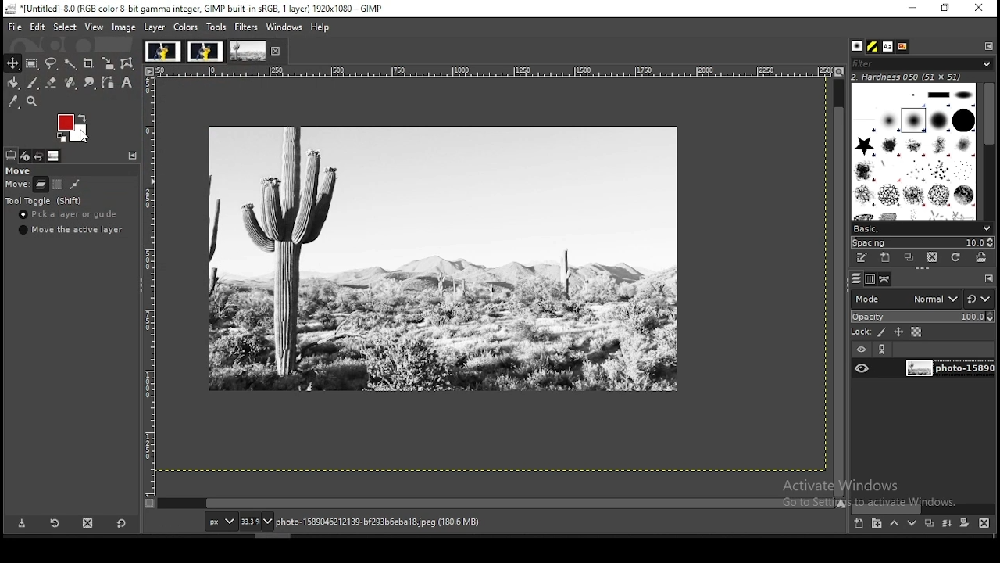 The image size is (1000, 563). I want to click on paint brush tool, so click(34, 83).